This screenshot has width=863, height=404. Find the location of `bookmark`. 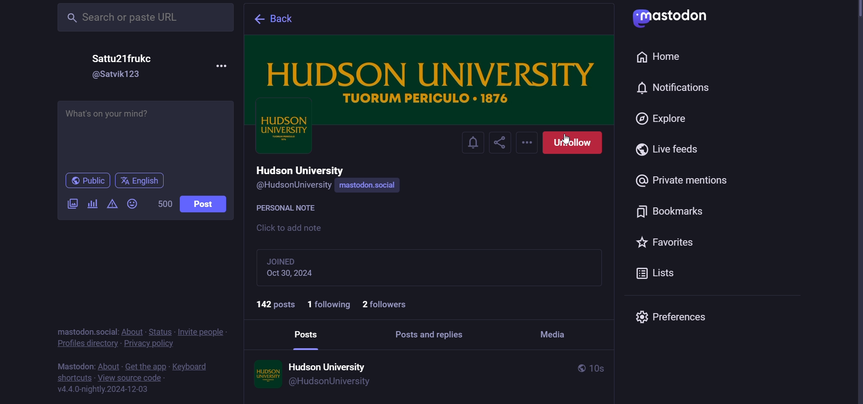

bookmark is located at coordinates (676, 212).